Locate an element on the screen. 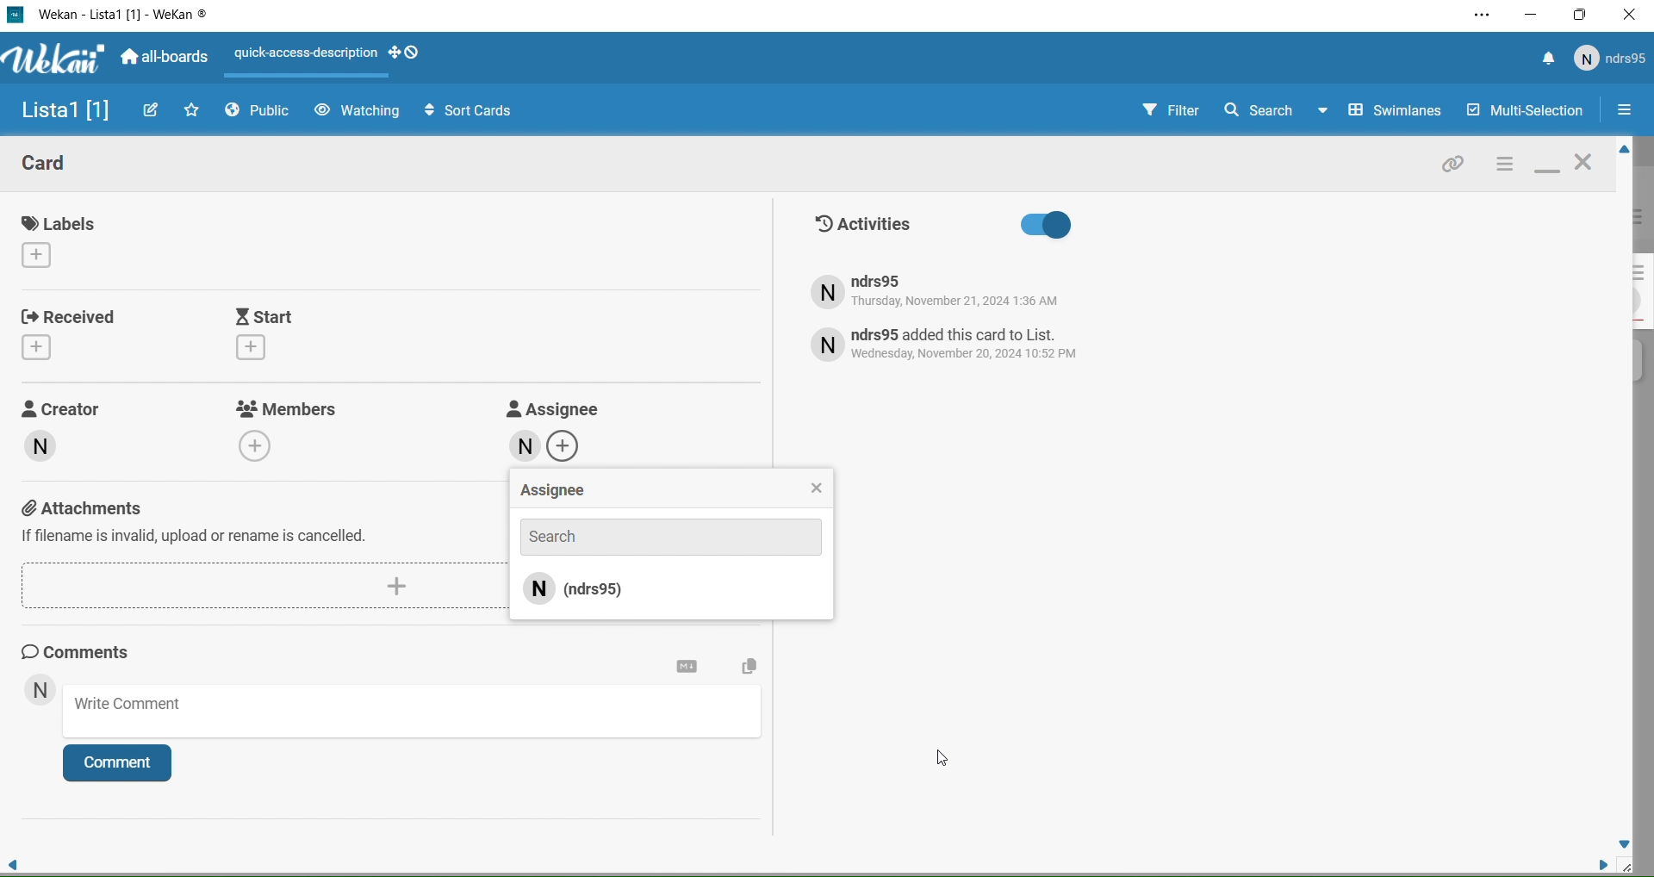  User is located at coordinates (40, 692).